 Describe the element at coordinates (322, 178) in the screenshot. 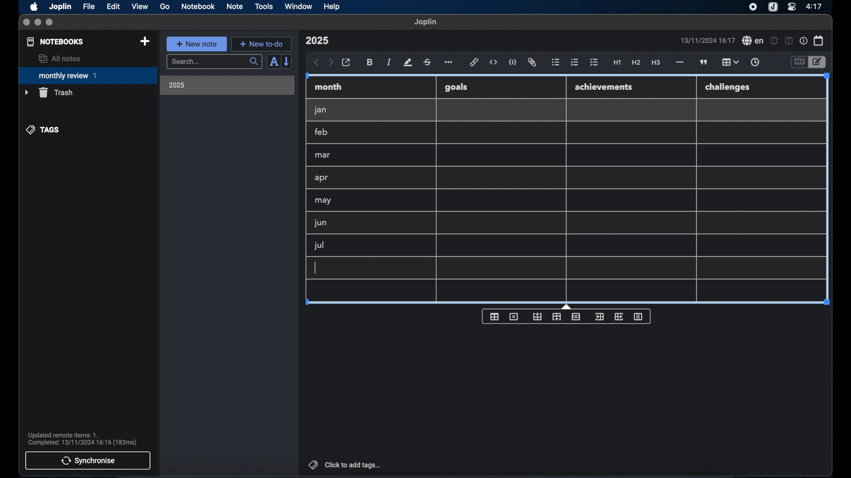

I see `apr` at that location.